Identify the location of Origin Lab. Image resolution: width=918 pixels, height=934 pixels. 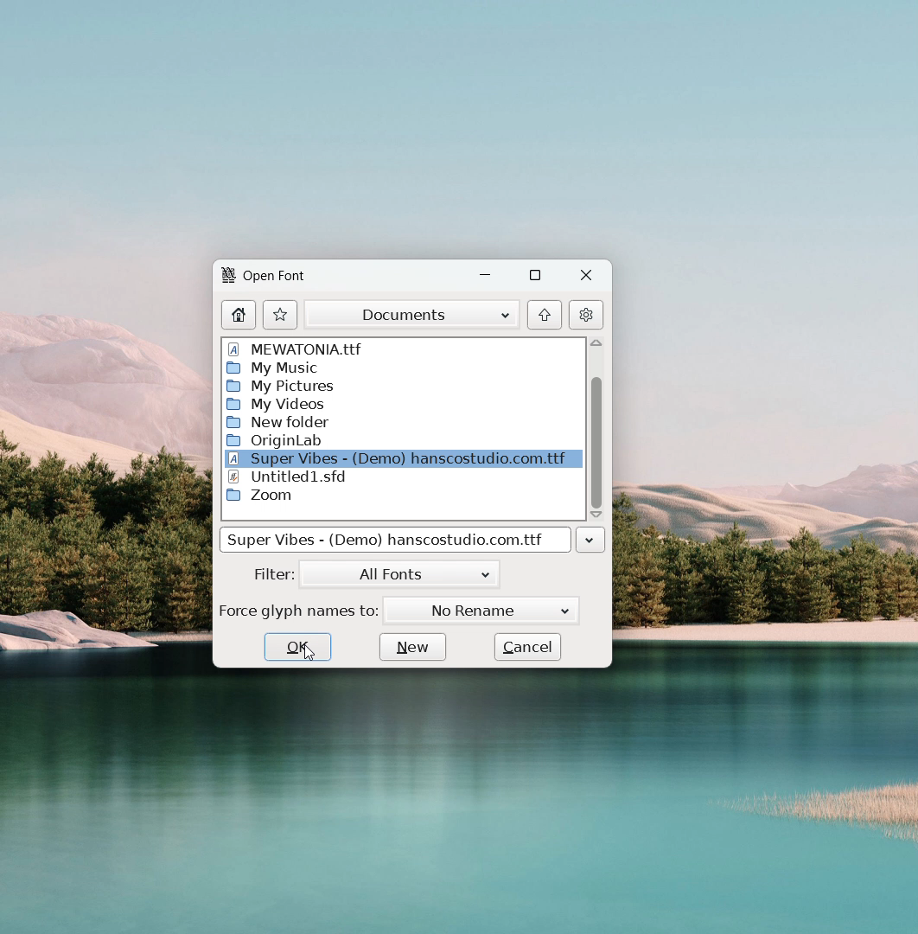
(276, 442).